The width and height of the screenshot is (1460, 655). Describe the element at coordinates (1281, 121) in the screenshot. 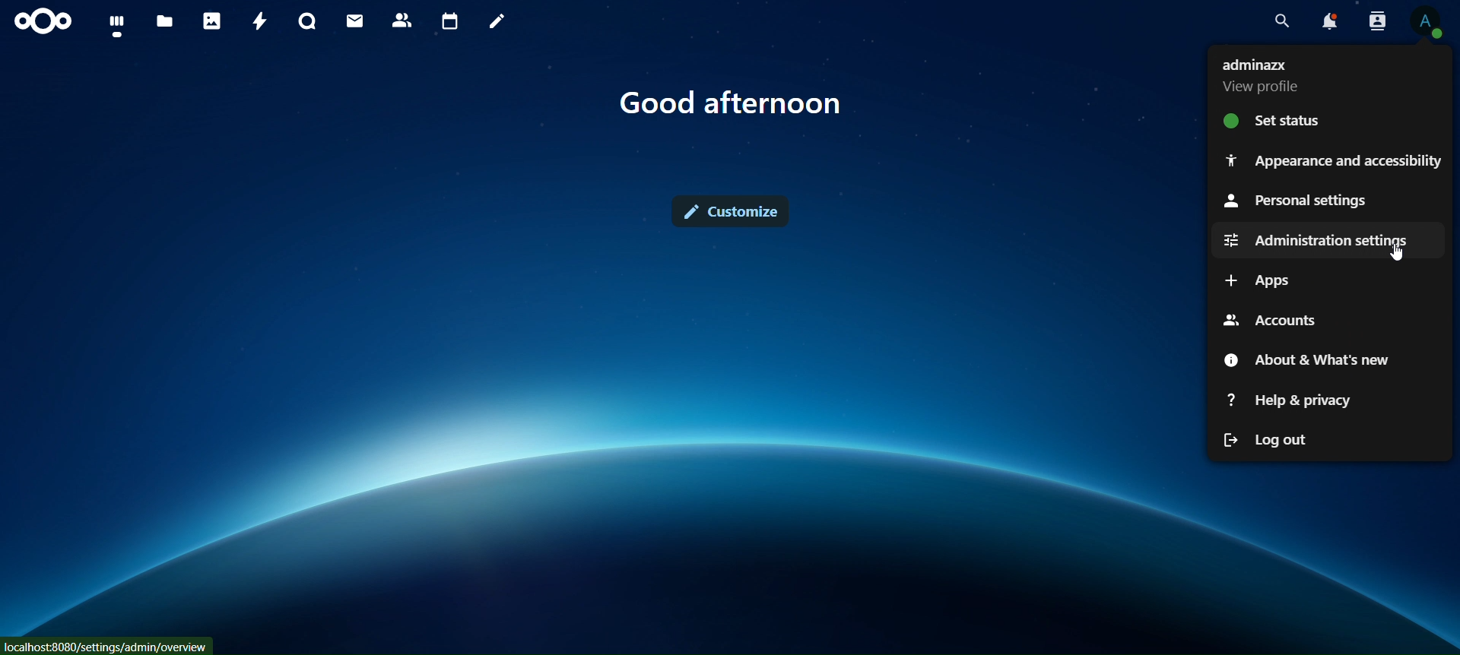

I see `set status ` at that location.